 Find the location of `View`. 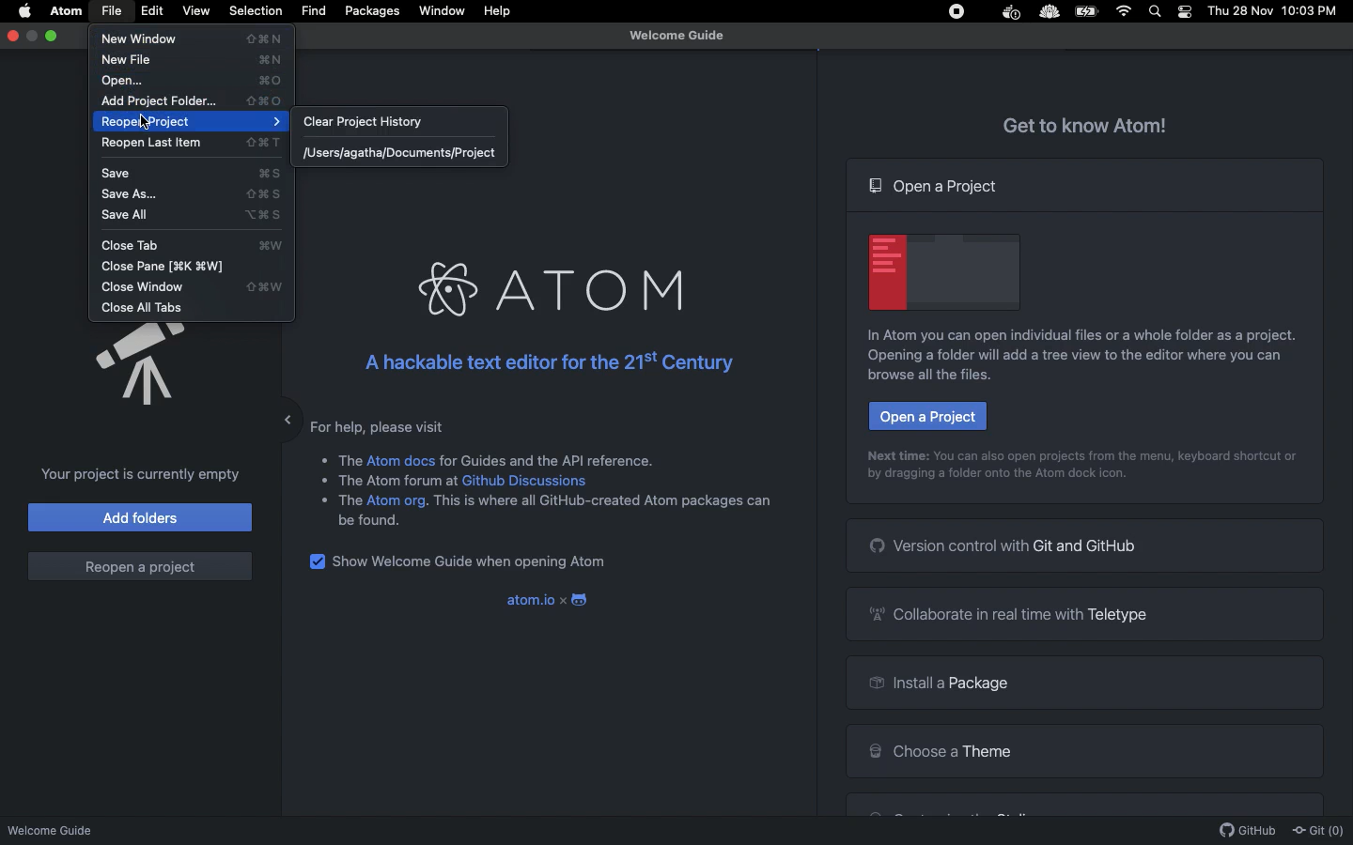

View is located at coordinates (195, 10).